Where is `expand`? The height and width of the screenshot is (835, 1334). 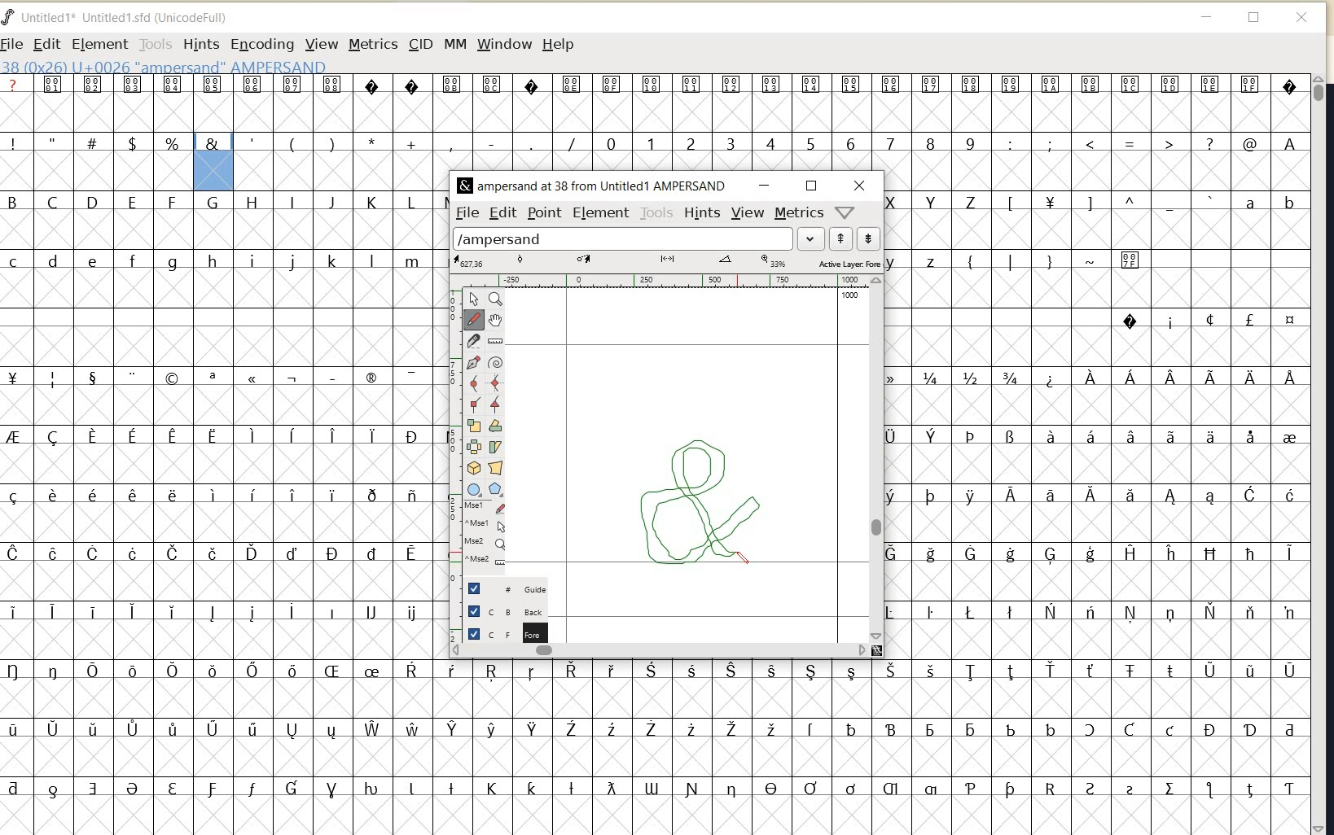 expand is located at coordinates (813, 238).